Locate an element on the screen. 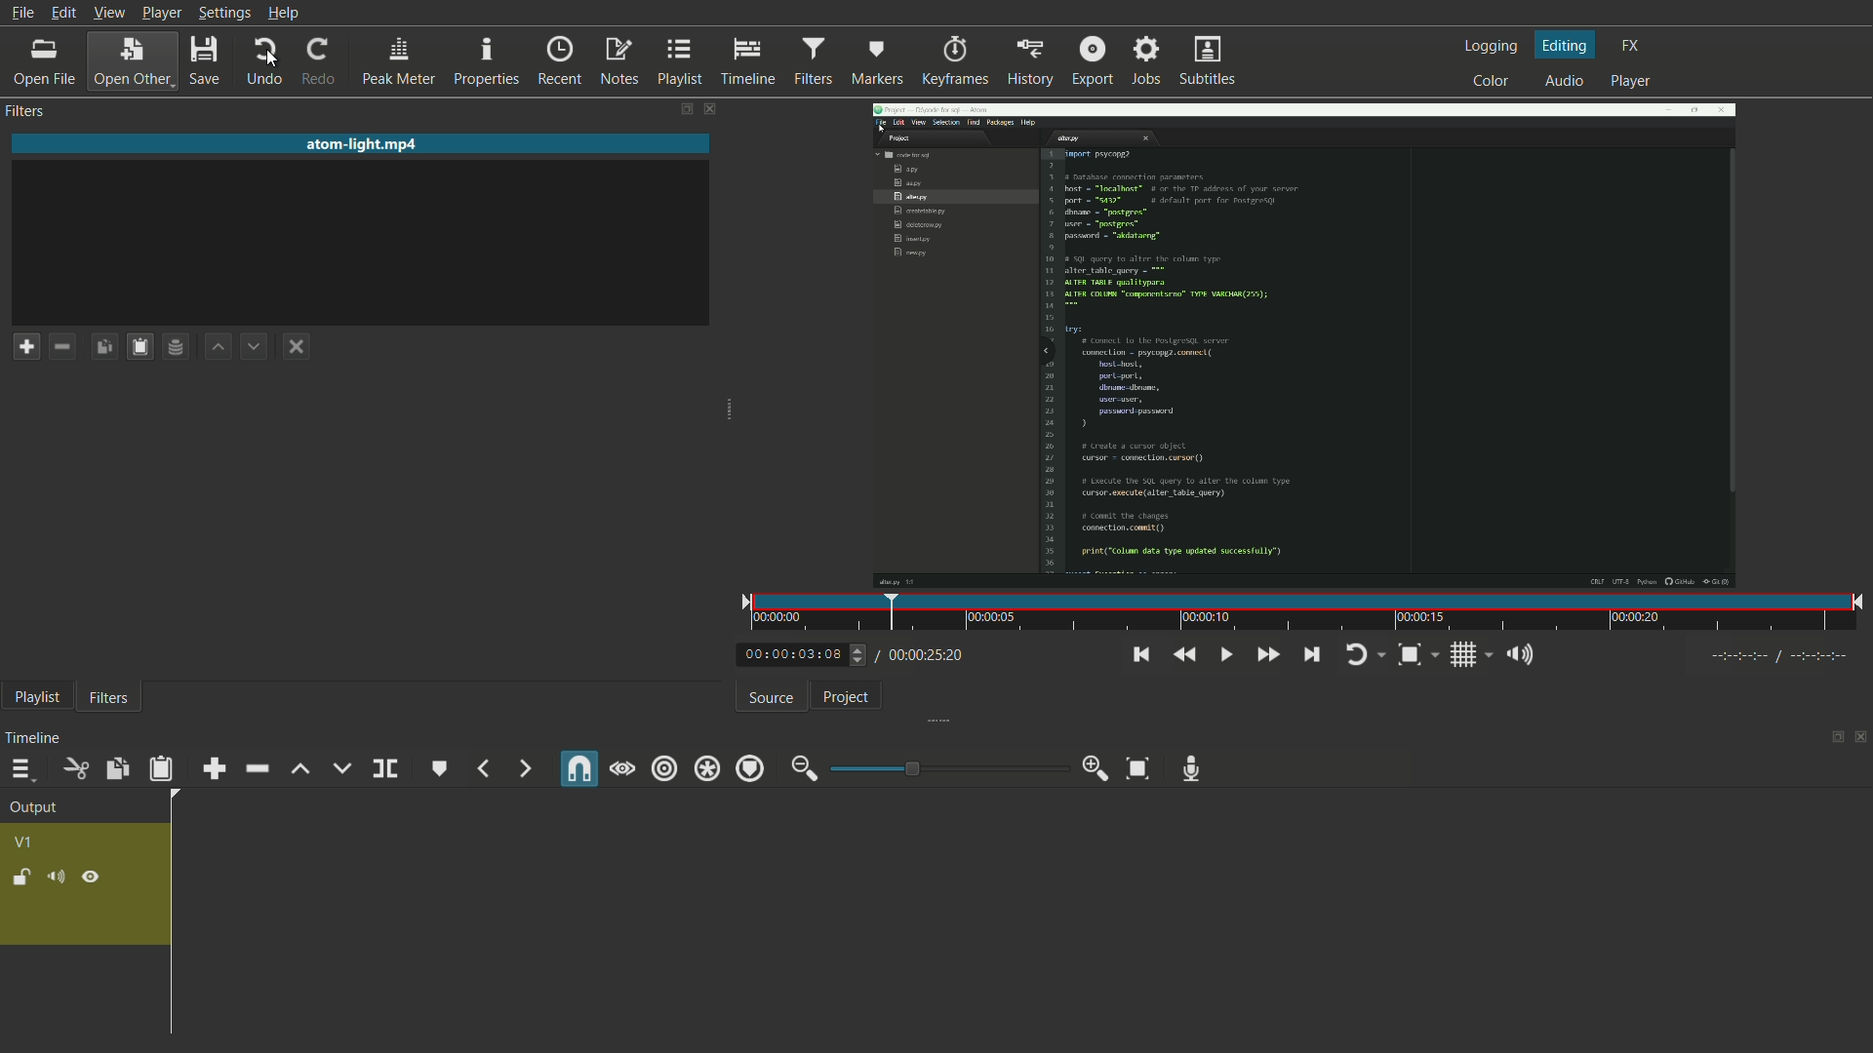  time is located at coordinates (1298, 615).